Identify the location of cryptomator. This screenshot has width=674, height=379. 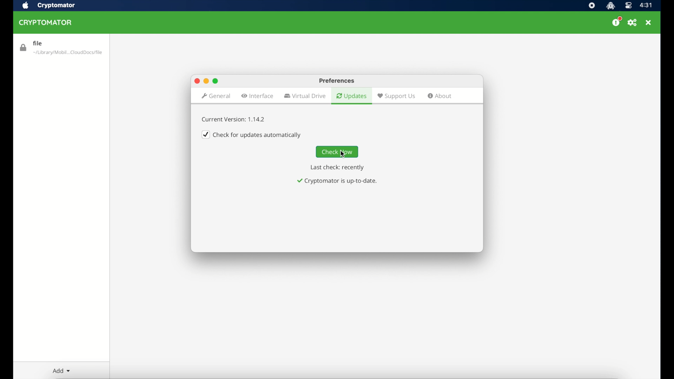
(46, 23).